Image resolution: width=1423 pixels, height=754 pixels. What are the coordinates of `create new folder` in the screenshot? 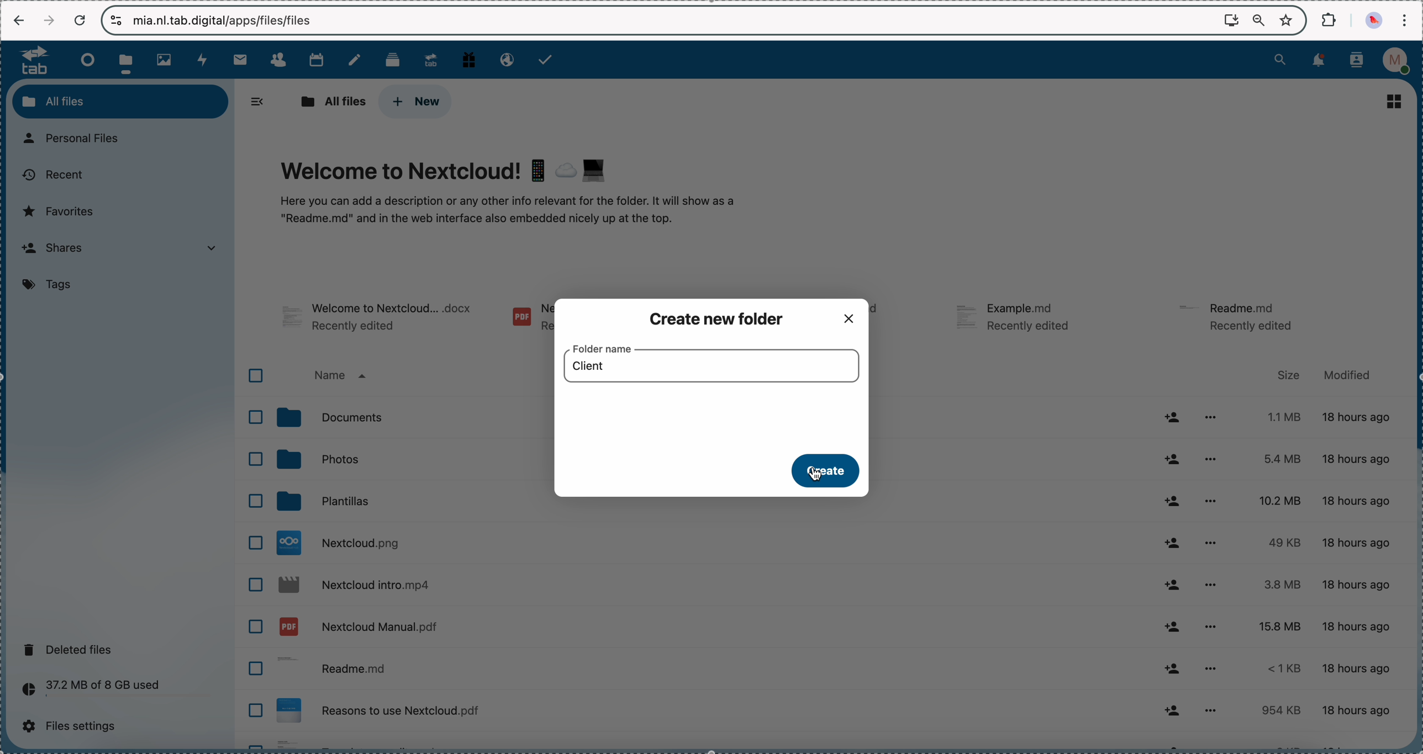 It's located at (720, 318).